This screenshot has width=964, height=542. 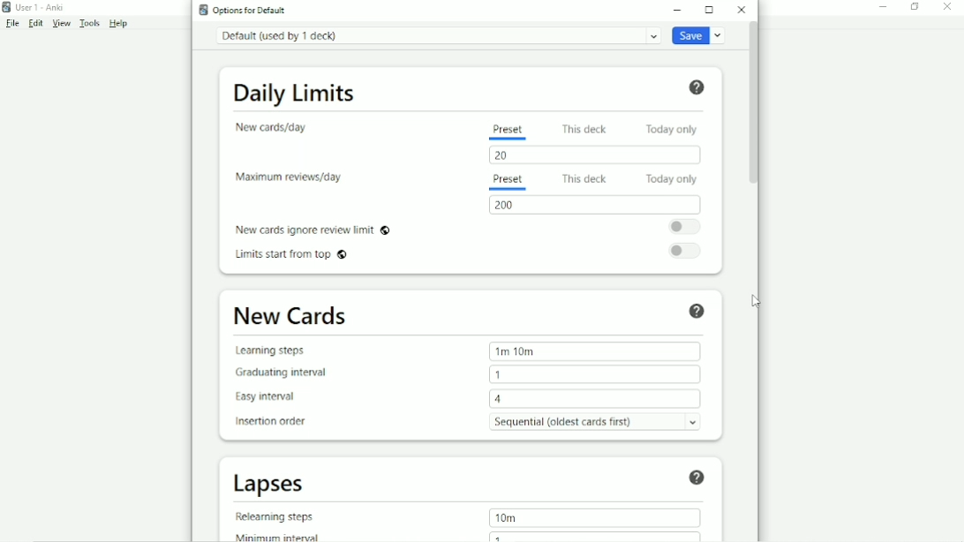 What do you see at coordinates (40, 7) in the screenshot?
I see `User 1 - Anki` at bounding box center [40, 7].